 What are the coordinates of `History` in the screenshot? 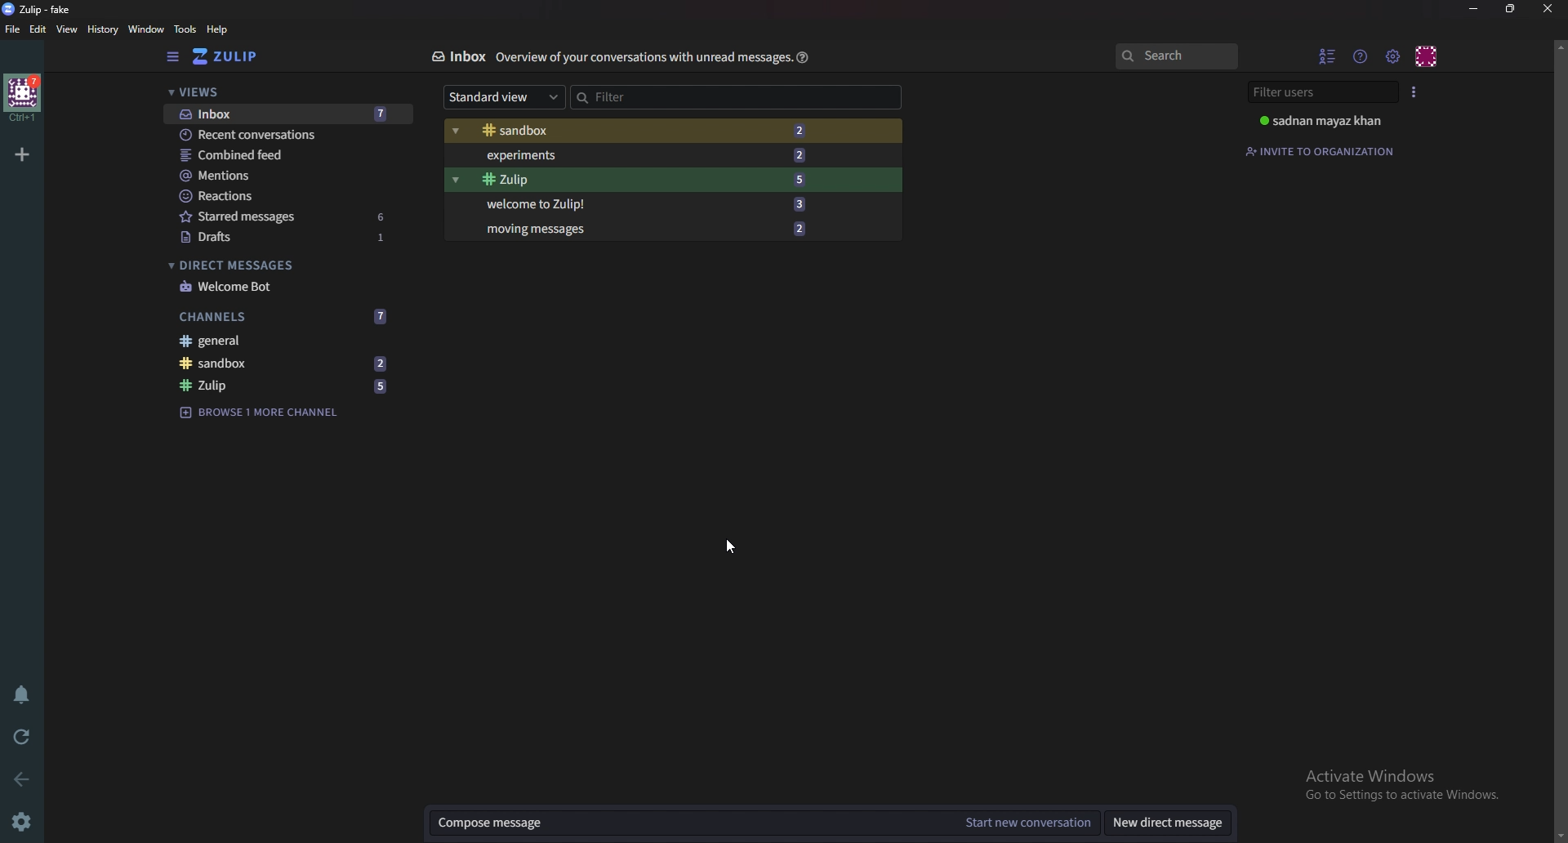 It's located at (103, 29).